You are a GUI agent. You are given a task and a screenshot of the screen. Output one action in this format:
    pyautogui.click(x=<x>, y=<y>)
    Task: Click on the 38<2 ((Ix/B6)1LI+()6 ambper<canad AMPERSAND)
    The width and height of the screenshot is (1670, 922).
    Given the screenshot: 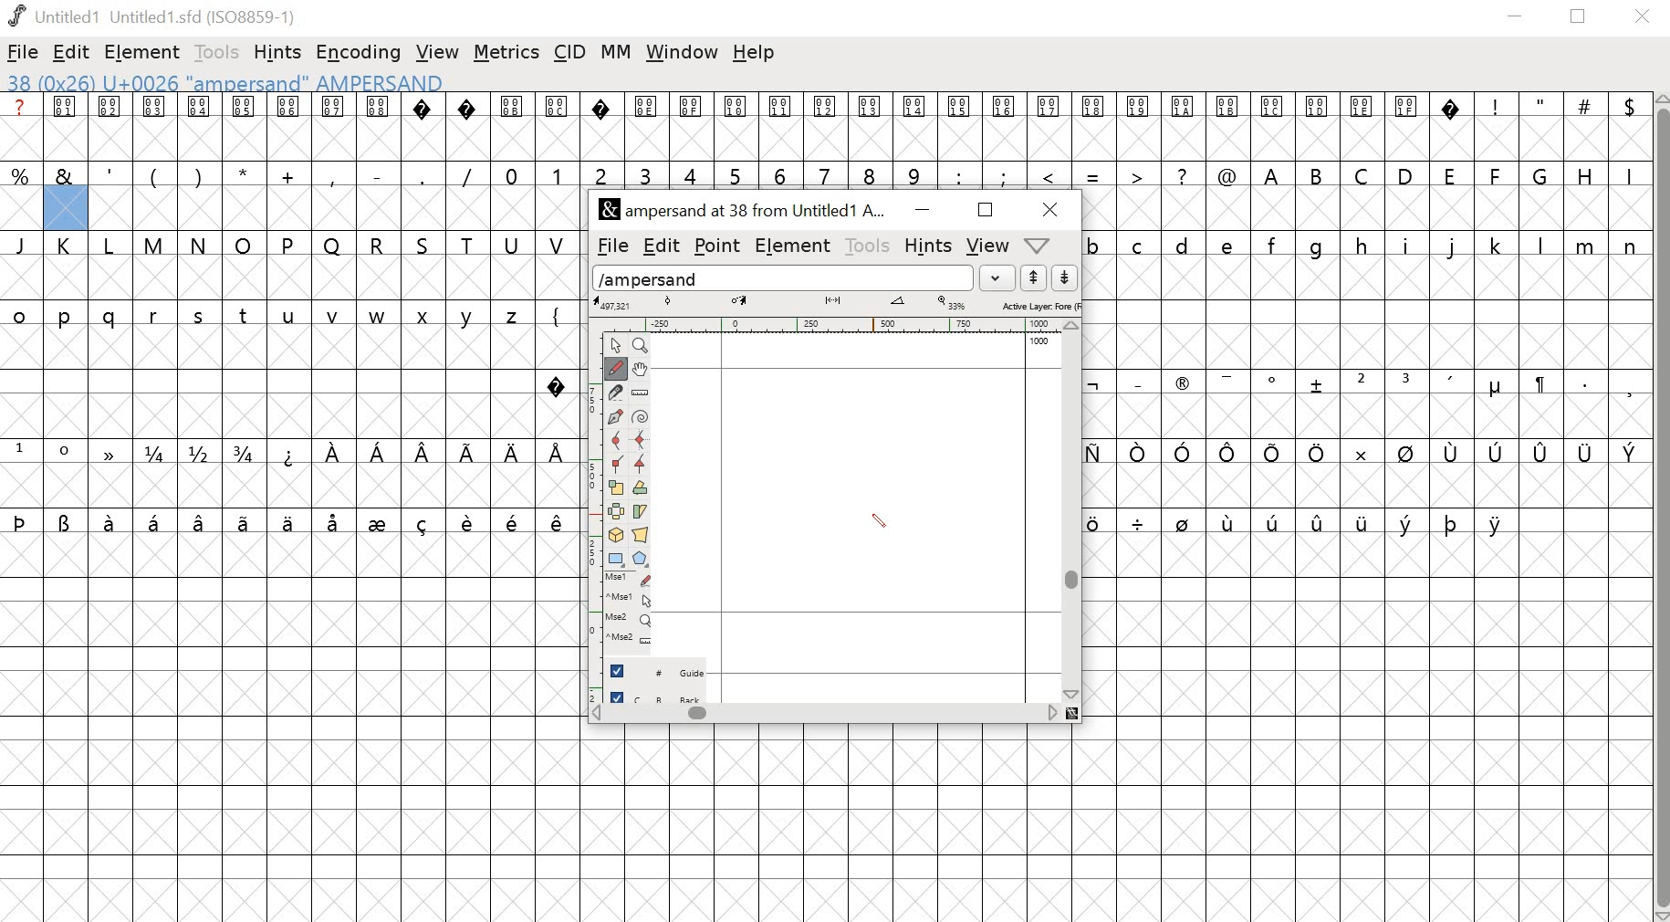 What is the action you would take?
    pyautogui.click(x=224, y=82)
    